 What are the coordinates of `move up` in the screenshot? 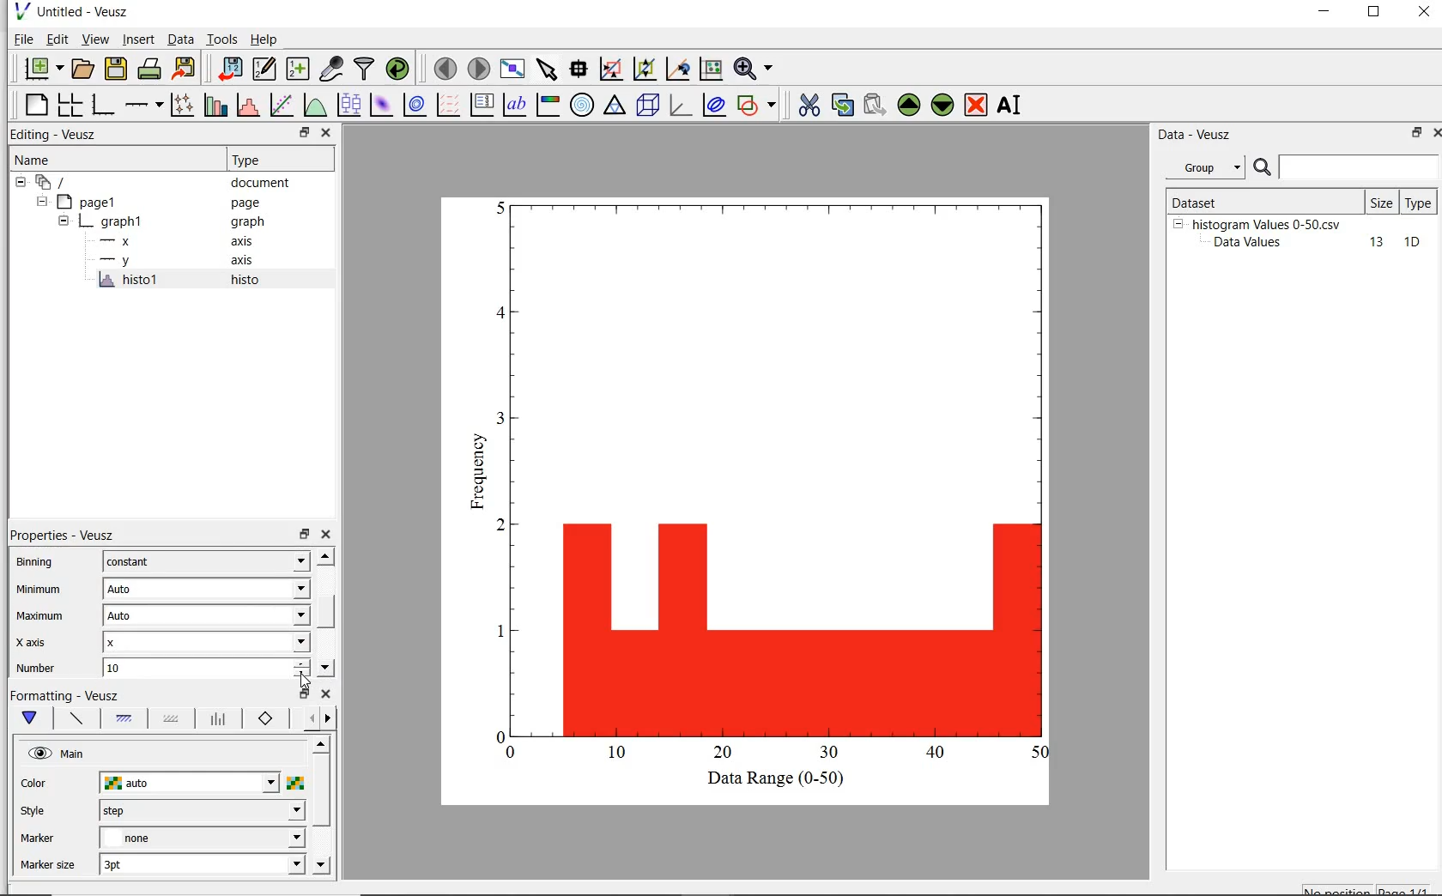 It's located at (324, 555).